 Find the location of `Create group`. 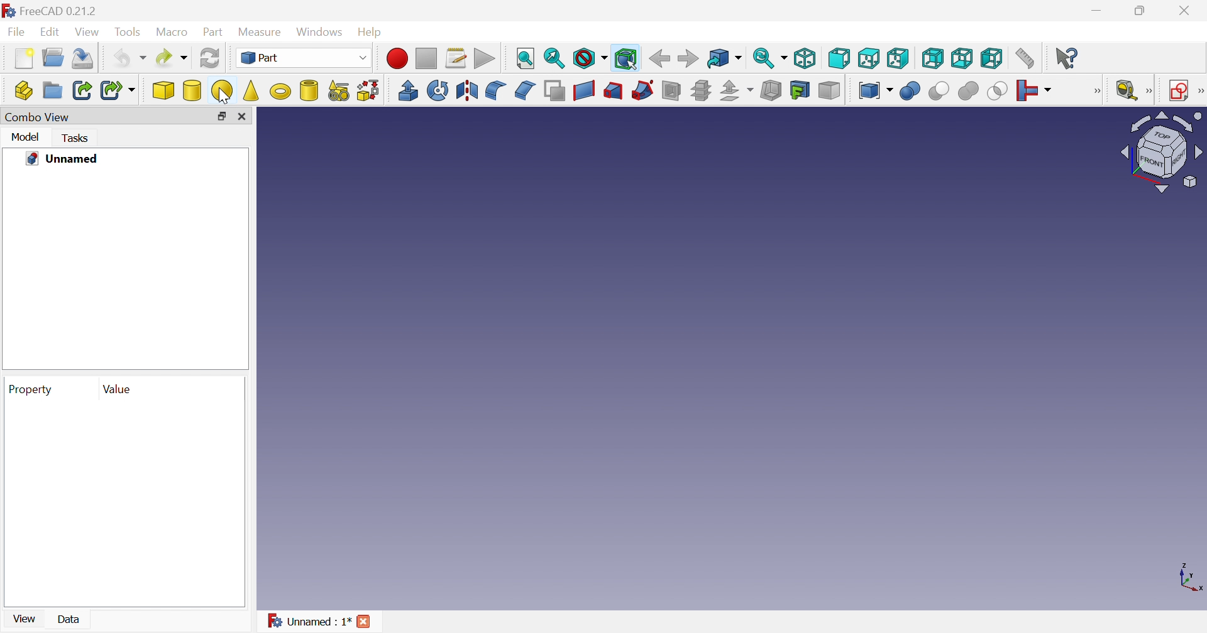

Create group is located at coordinates (53, 90).